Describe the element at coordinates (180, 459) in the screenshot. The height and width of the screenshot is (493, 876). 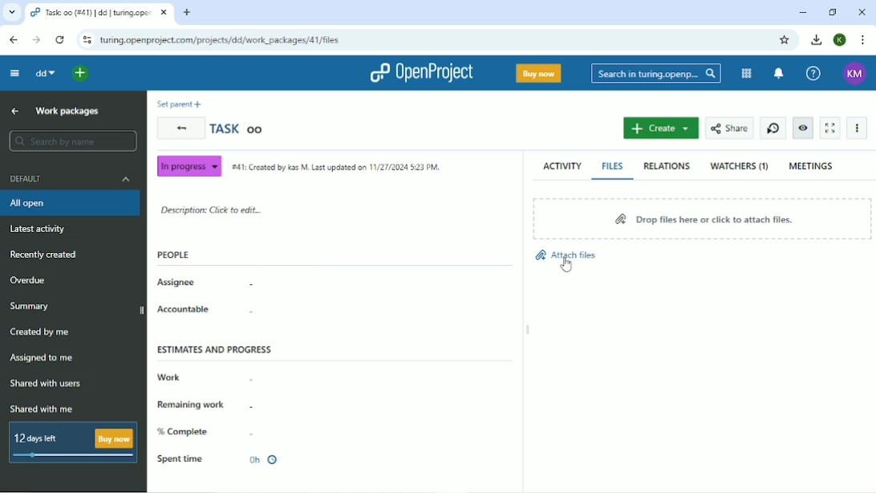
I see `Spent time` at that location.